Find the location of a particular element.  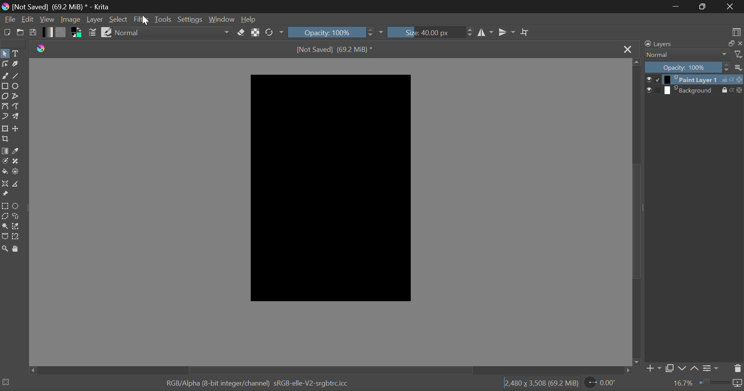

Close is located at coordinates (730, 6).